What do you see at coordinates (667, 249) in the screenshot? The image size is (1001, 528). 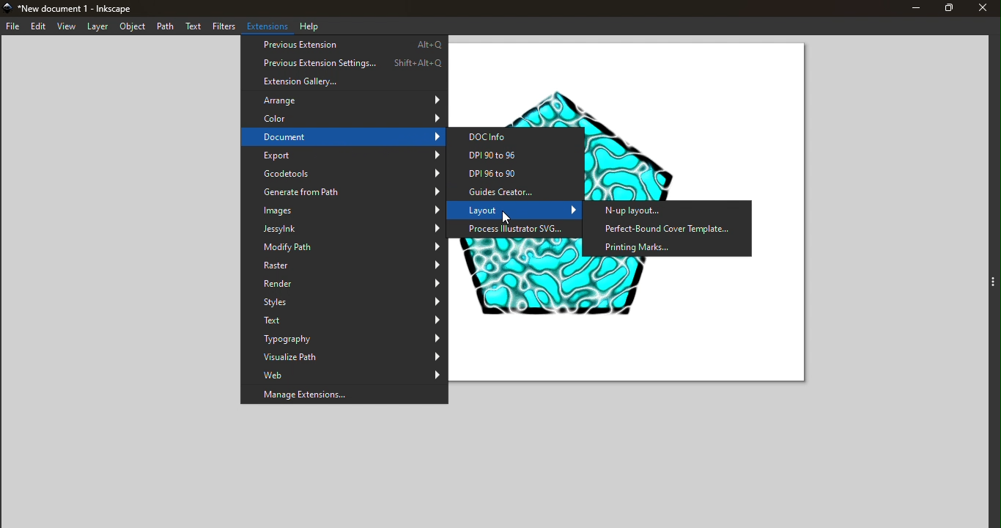 I see `Printing Marks...` at bounding box center [667, 249].